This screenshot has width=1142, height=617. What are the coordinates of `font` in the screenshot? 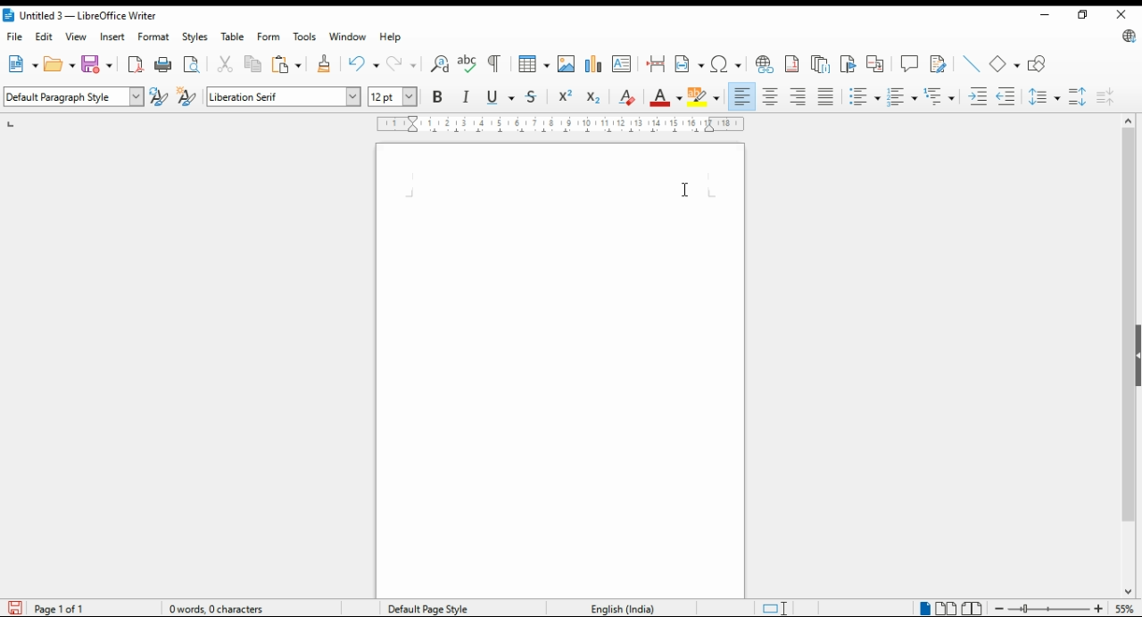 It's located at (284, 97).